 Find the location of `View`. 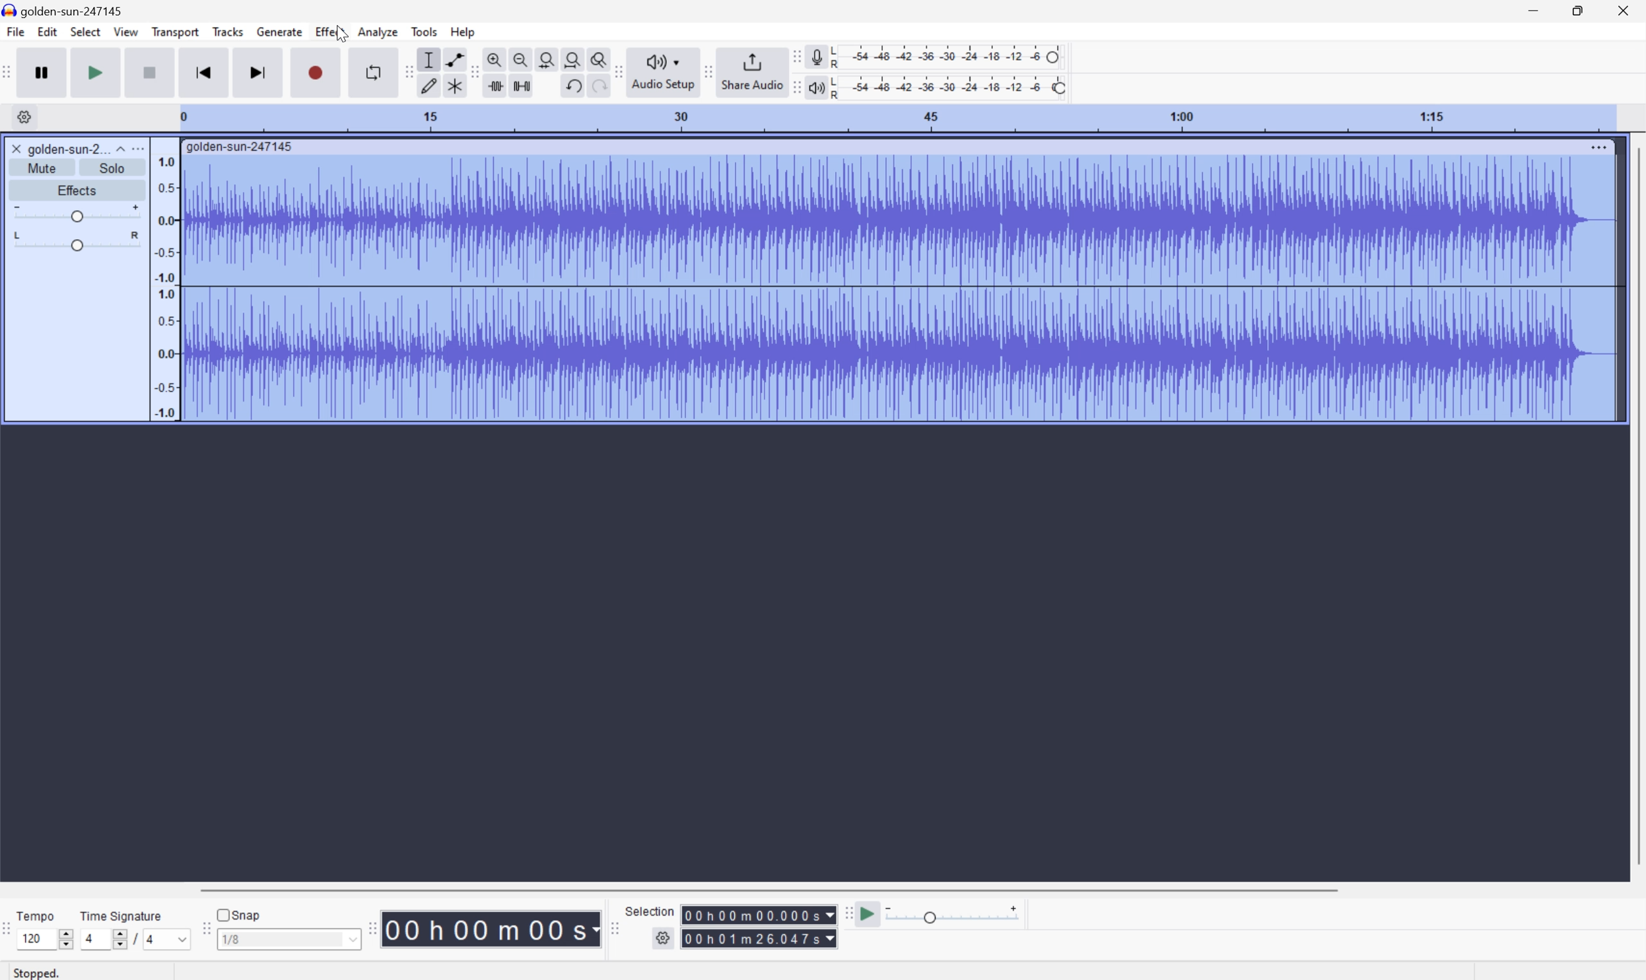

View is located at coordinates (127, 31).